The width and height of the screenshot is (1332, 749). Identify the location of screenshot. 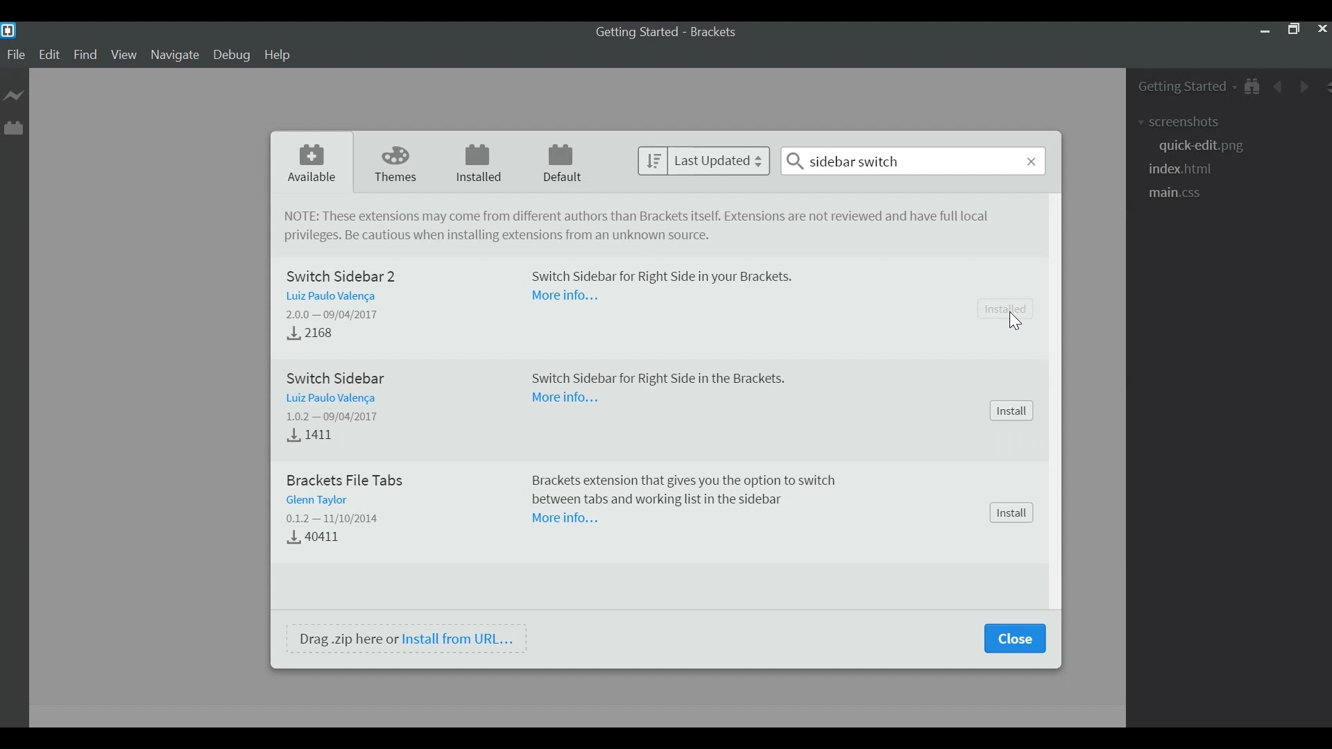
(1184, 123).